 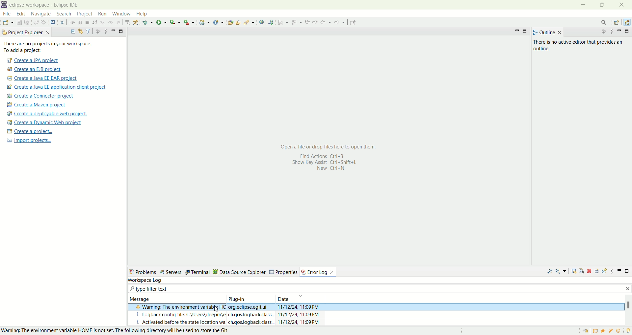 What do you see at coordinates (162, 22) in the screenshot?
I see `run` at bounding box center [162, 22].